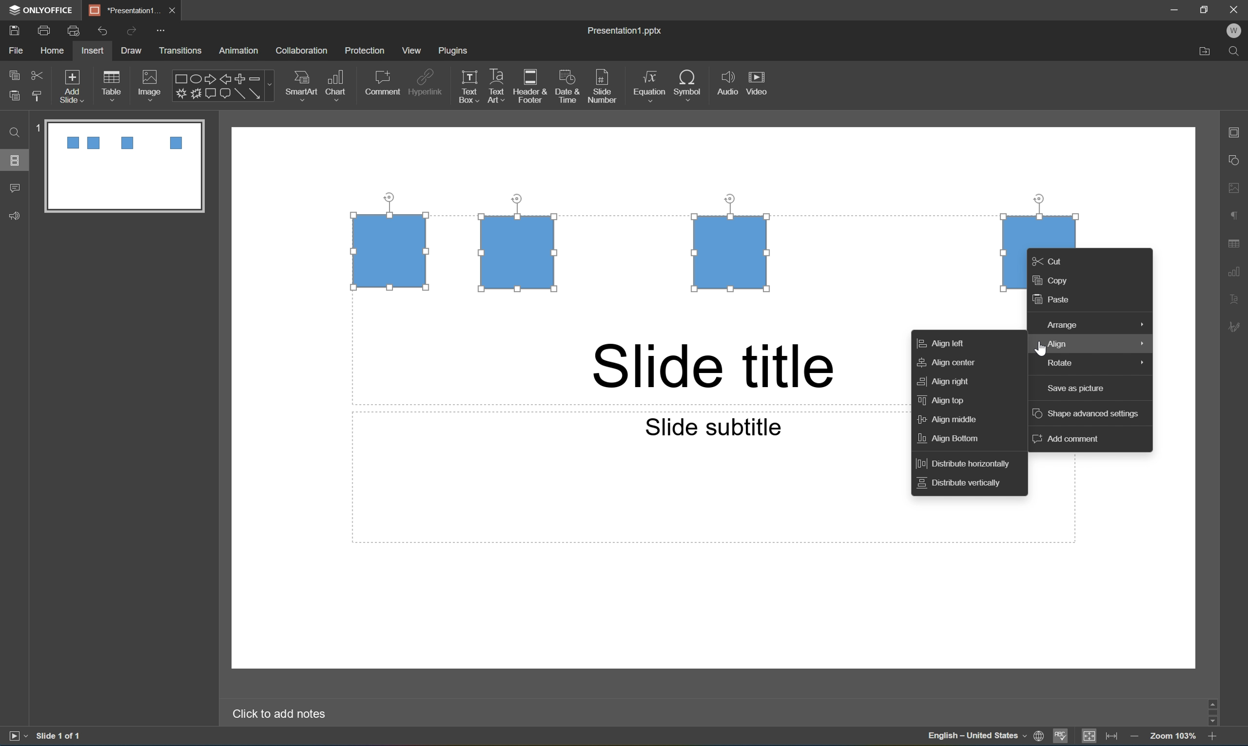 This screenshot has height=746, width=1248. Describe the element at coordinates (17, 160) in the screenshot. I see `slides` at that location.